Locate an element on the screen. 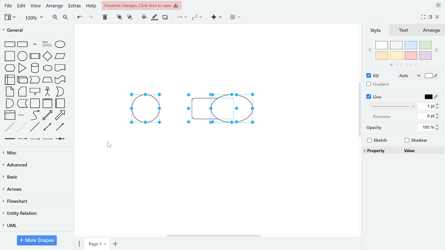  curve is located at coordinates (34, 115).